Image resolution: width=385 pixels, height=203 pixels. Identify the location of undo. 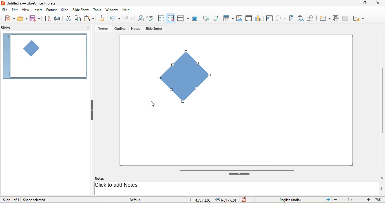
(116, 18).